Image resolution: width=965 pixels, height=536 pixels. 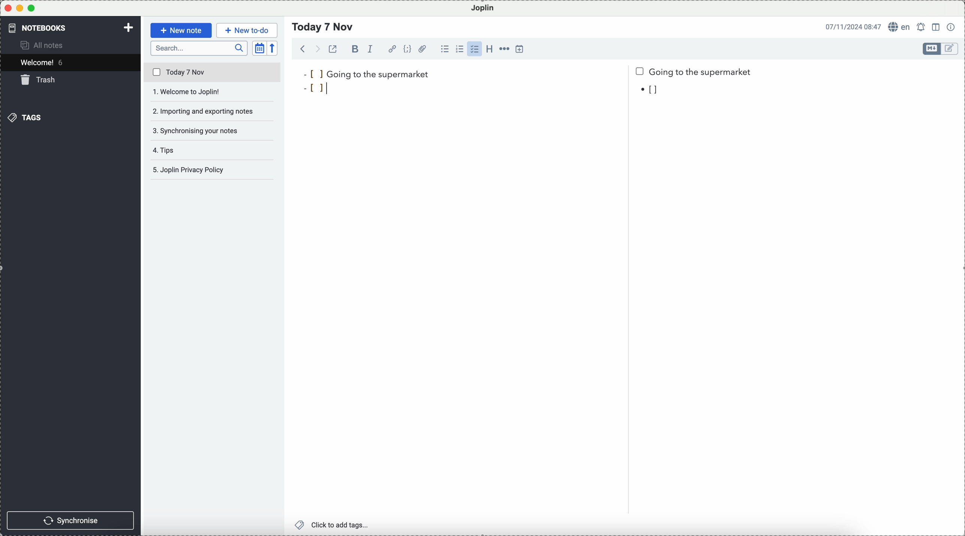 What do you see at coordinates (213, 73) in the screenshot?
I see `today 7 nov` at bounding box center [213, 73].